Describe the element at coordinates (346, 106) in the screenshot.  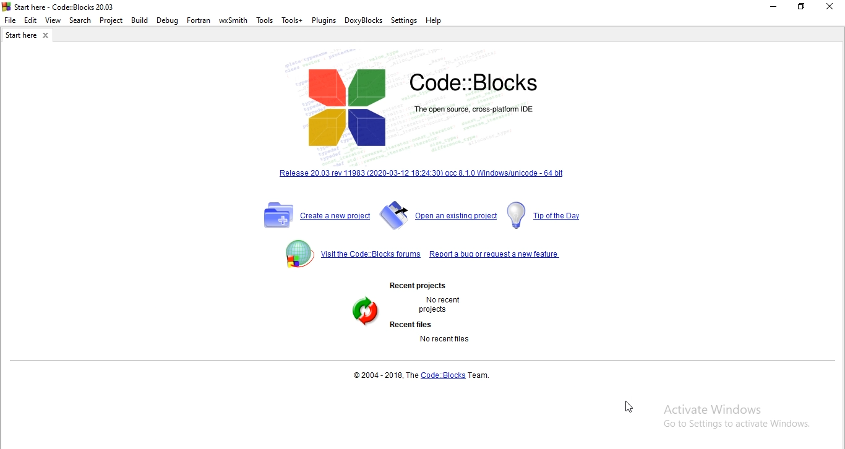
I see `Logo` at that location.